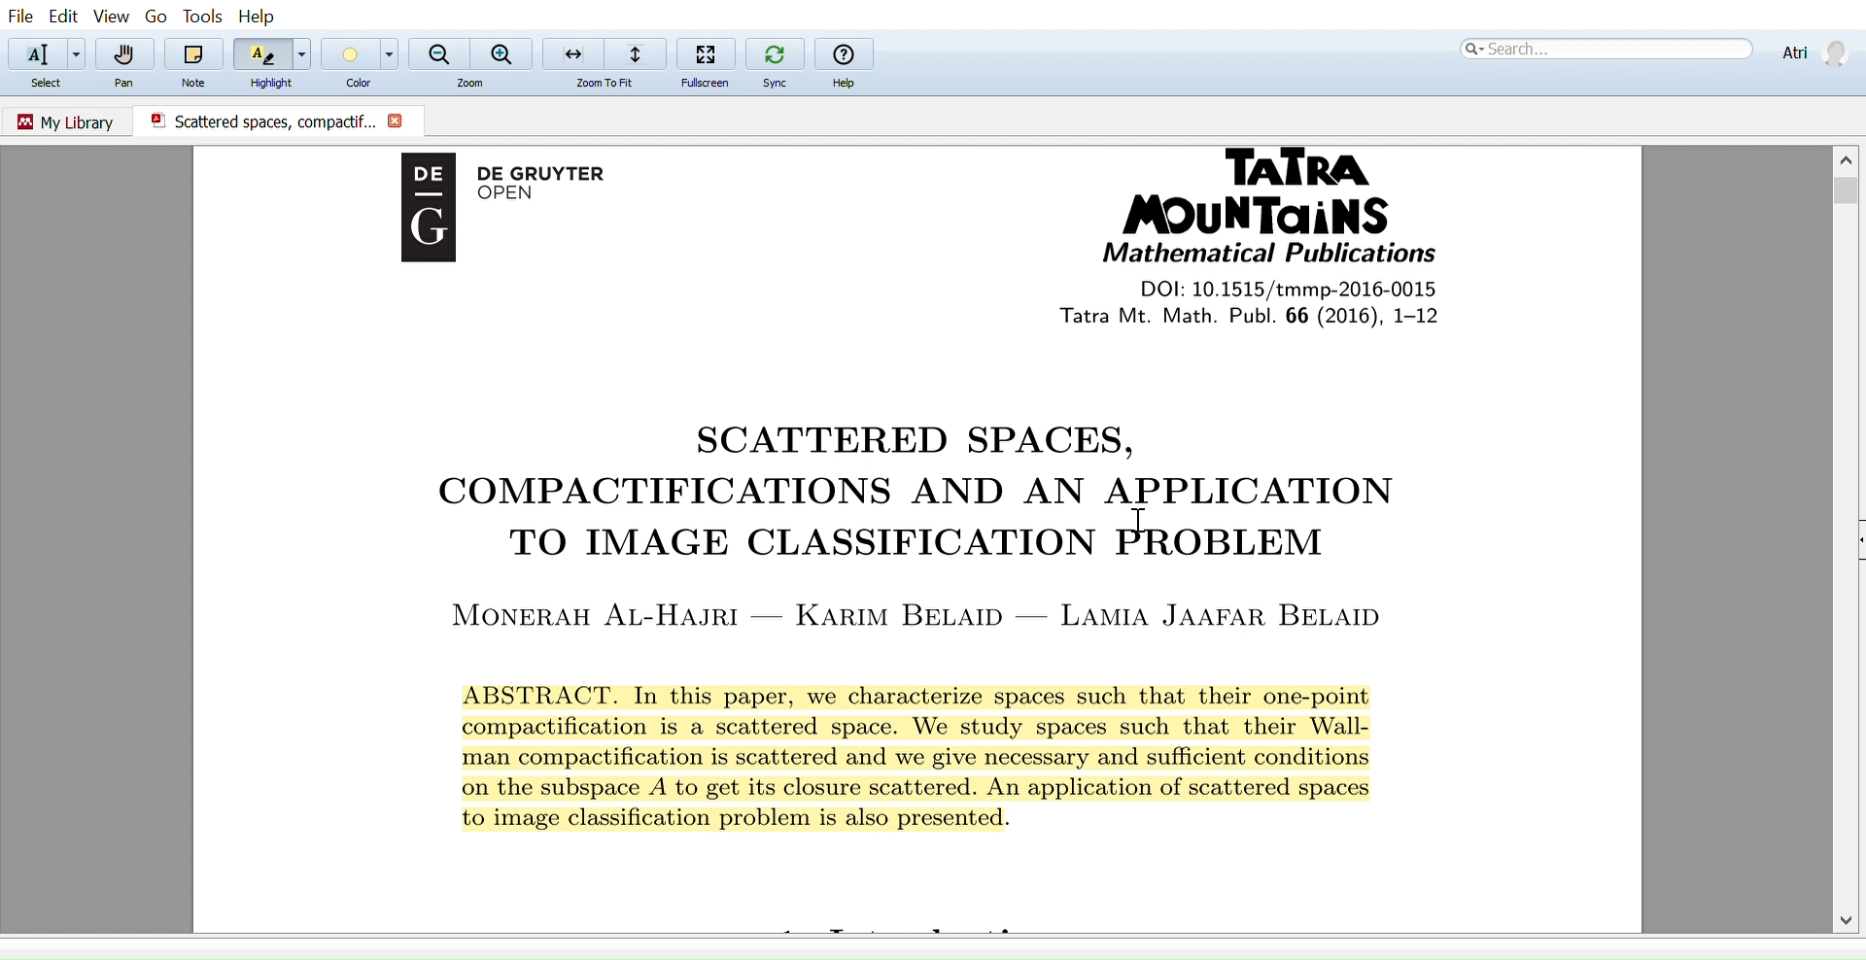 This screenshot has width=1866, height=960. I want to click on Highlight, so click(272, 83).